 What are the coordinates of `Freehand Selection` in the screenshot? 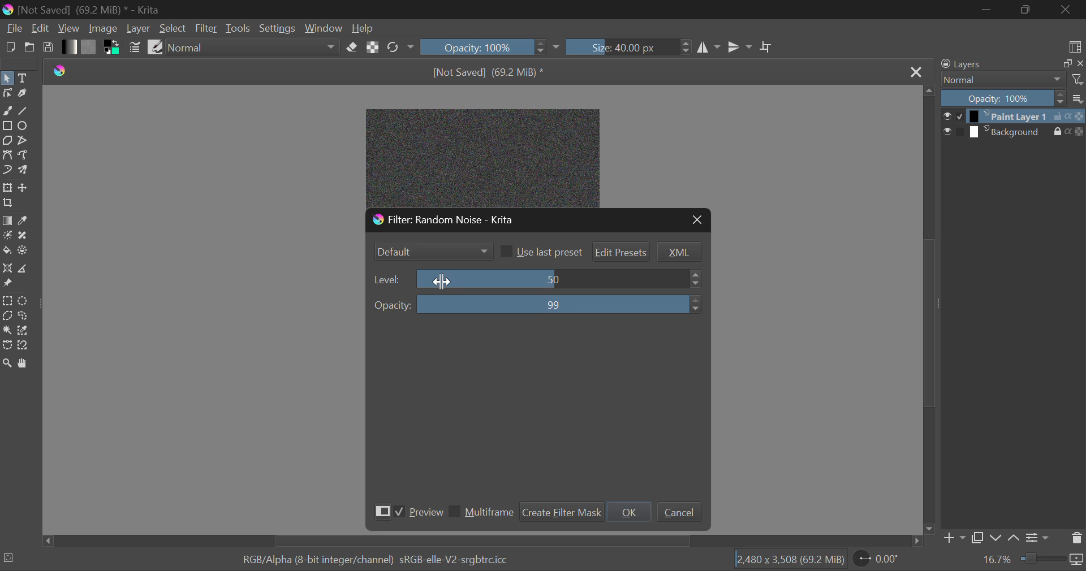 It's located at (24, 317).